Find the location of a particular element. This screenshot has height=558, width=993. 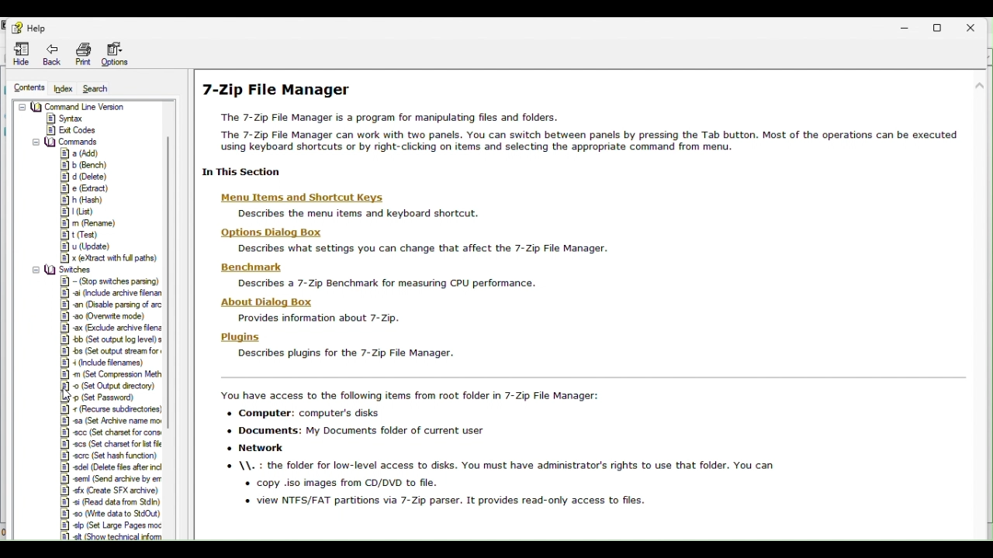

delete  is located at coordinates (85, 177).